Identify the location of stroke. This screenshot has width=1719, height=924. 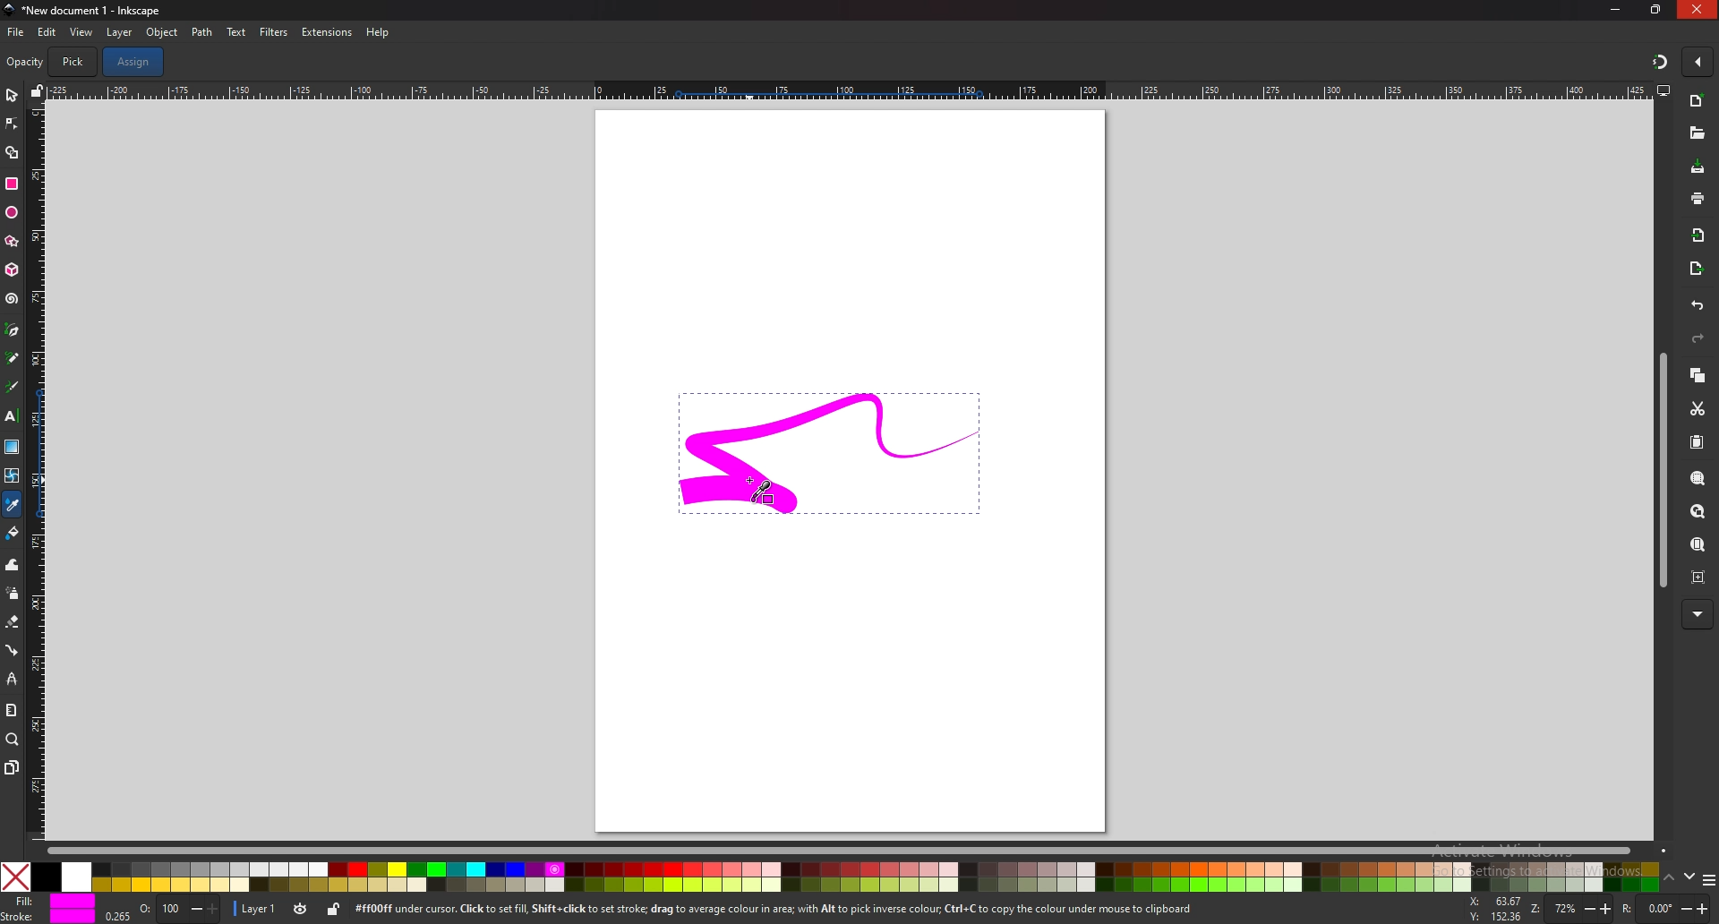
(49, 916).